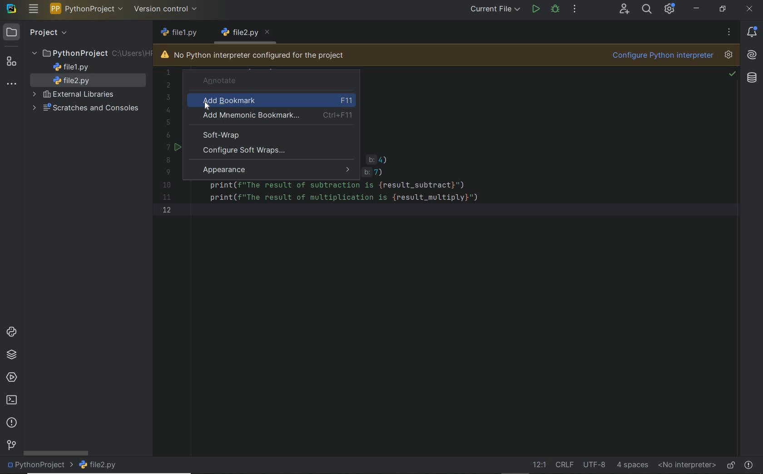 Image resolution: width=763 pixels, height=474 pixels. Describe the element at coordinates (14, 63) in the screenshot. I see `structure` at that location.